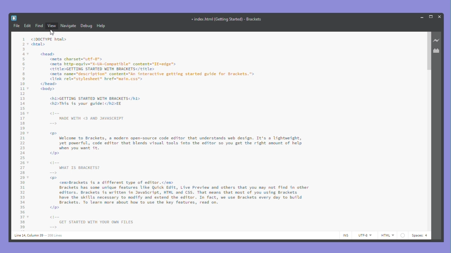  What do you see at coordinates (28, 217) in the screenshot?
I see `code fold` at bounding box center [28, 217].